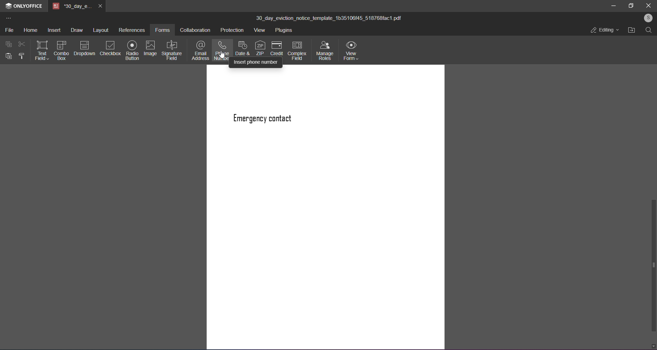 The width and height of the screenshot is (657, 350). I want to click on title, so click(329, 18).